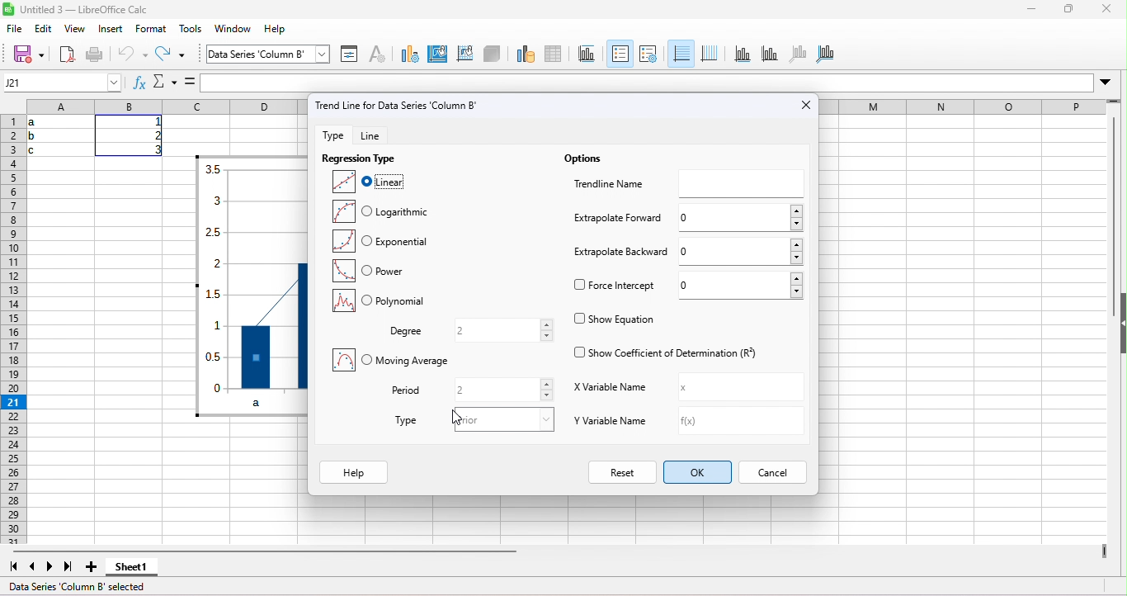  What do you see at coordinates (775, 54) in the screenshot?
I see `y axis` at bounding box center [775, 54].